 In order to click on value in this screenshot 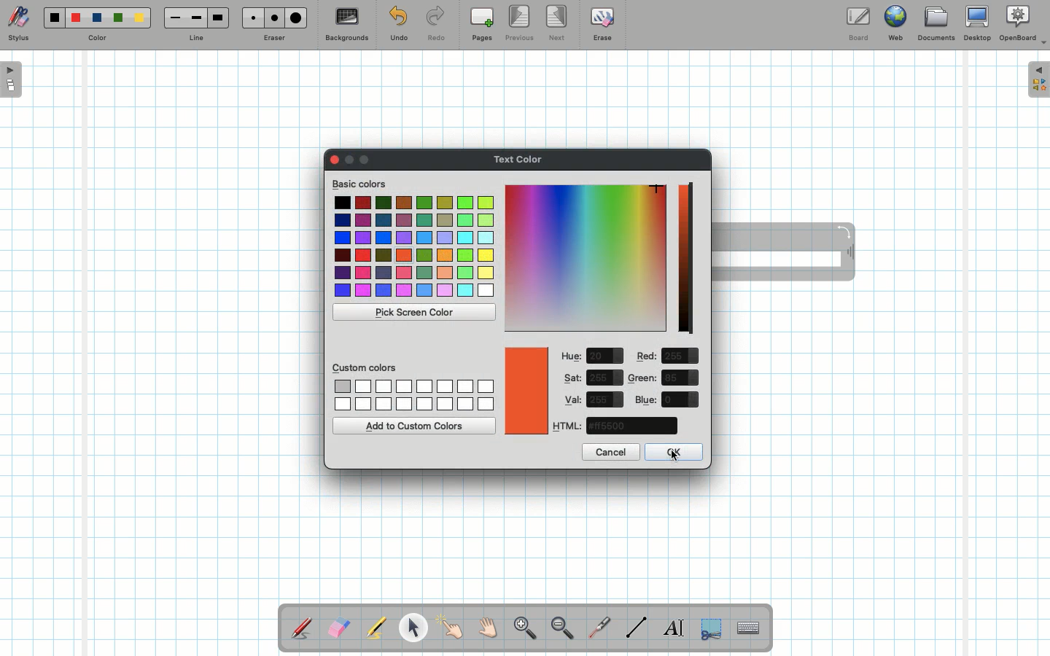, I will do `click(605, 356)`.